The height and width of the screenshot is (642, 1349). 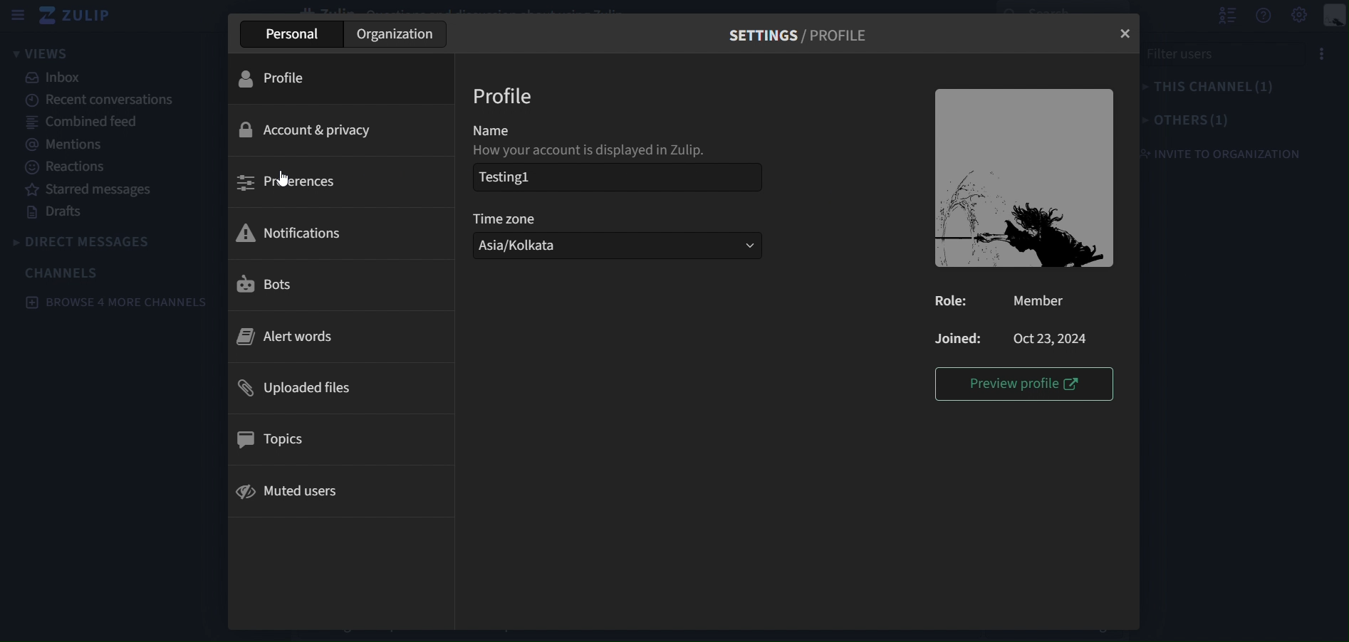 What do you see at coordinates (526, 217) in the screenshot?
I see `time zone` at bounding box center [526, 217].